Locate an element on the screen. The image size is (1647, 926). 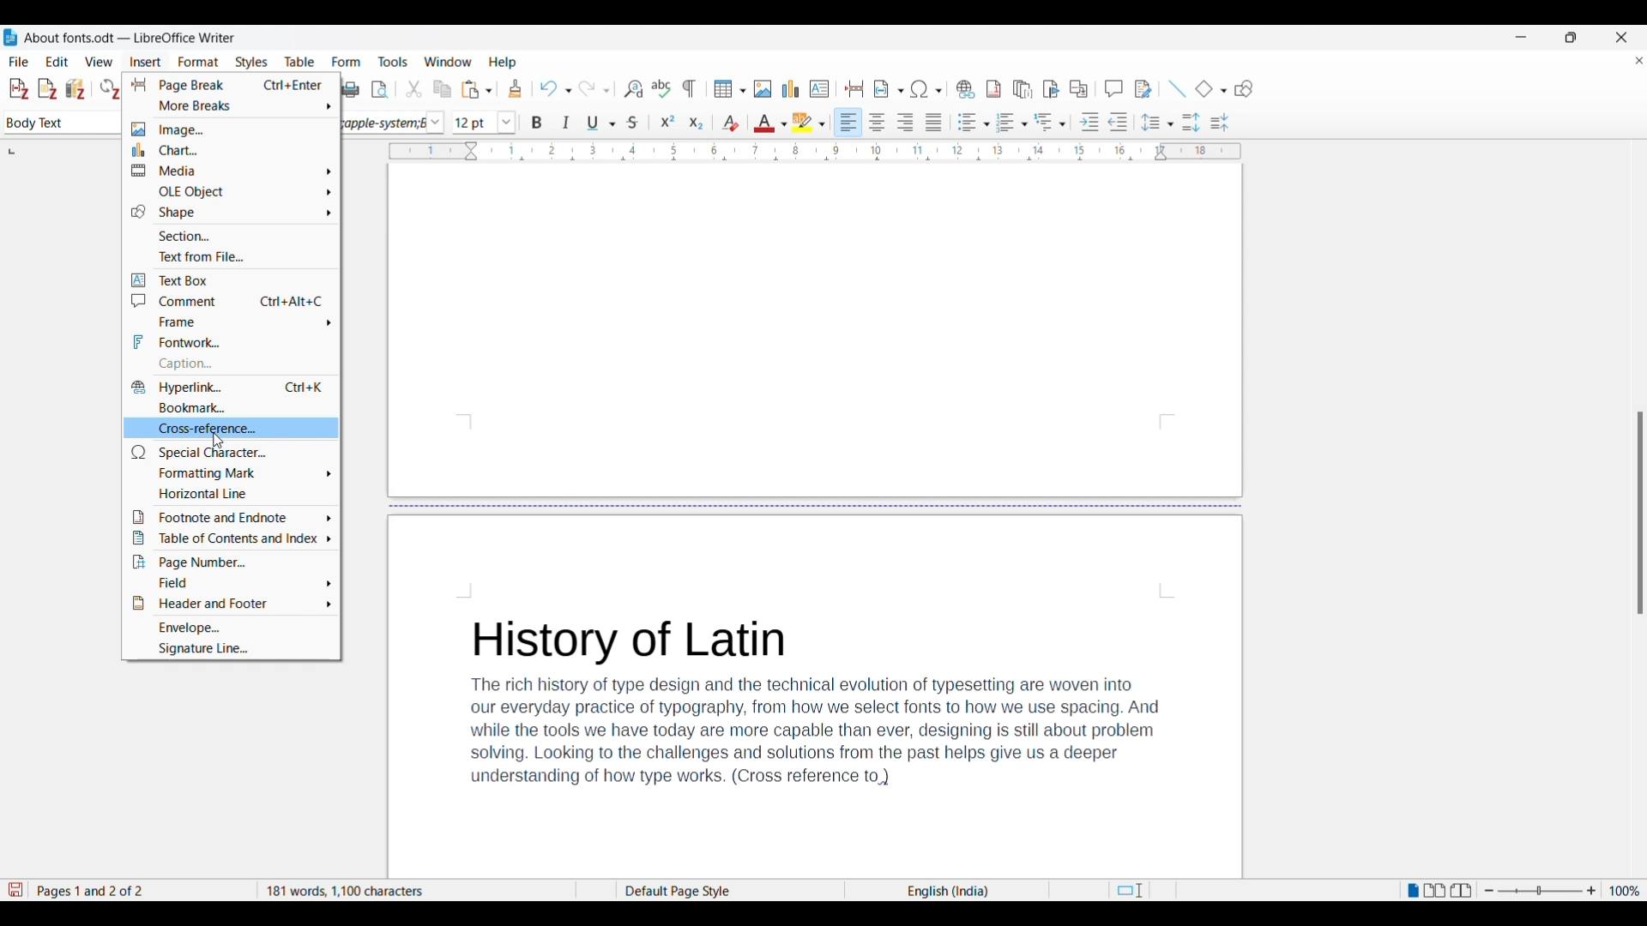
Horizontal line is located at coordinates (232, 494).